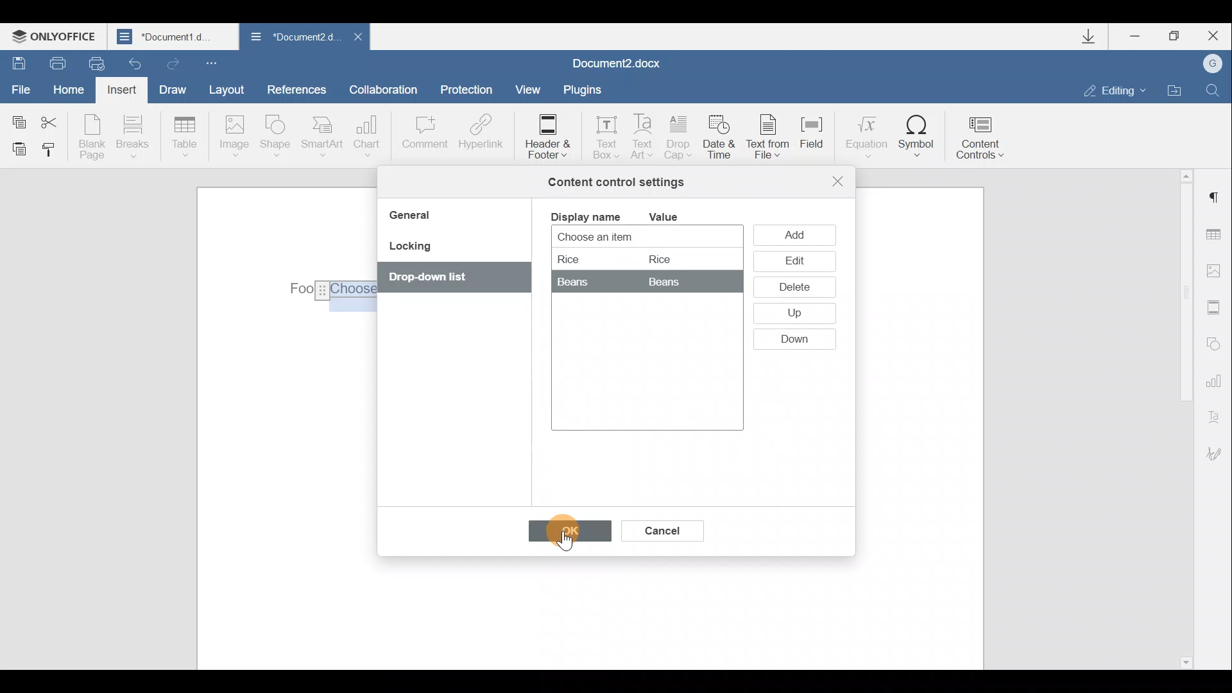  Describe the element at coordinates (617, 62) in the screenshot. I see `Document2.docx` at that location.